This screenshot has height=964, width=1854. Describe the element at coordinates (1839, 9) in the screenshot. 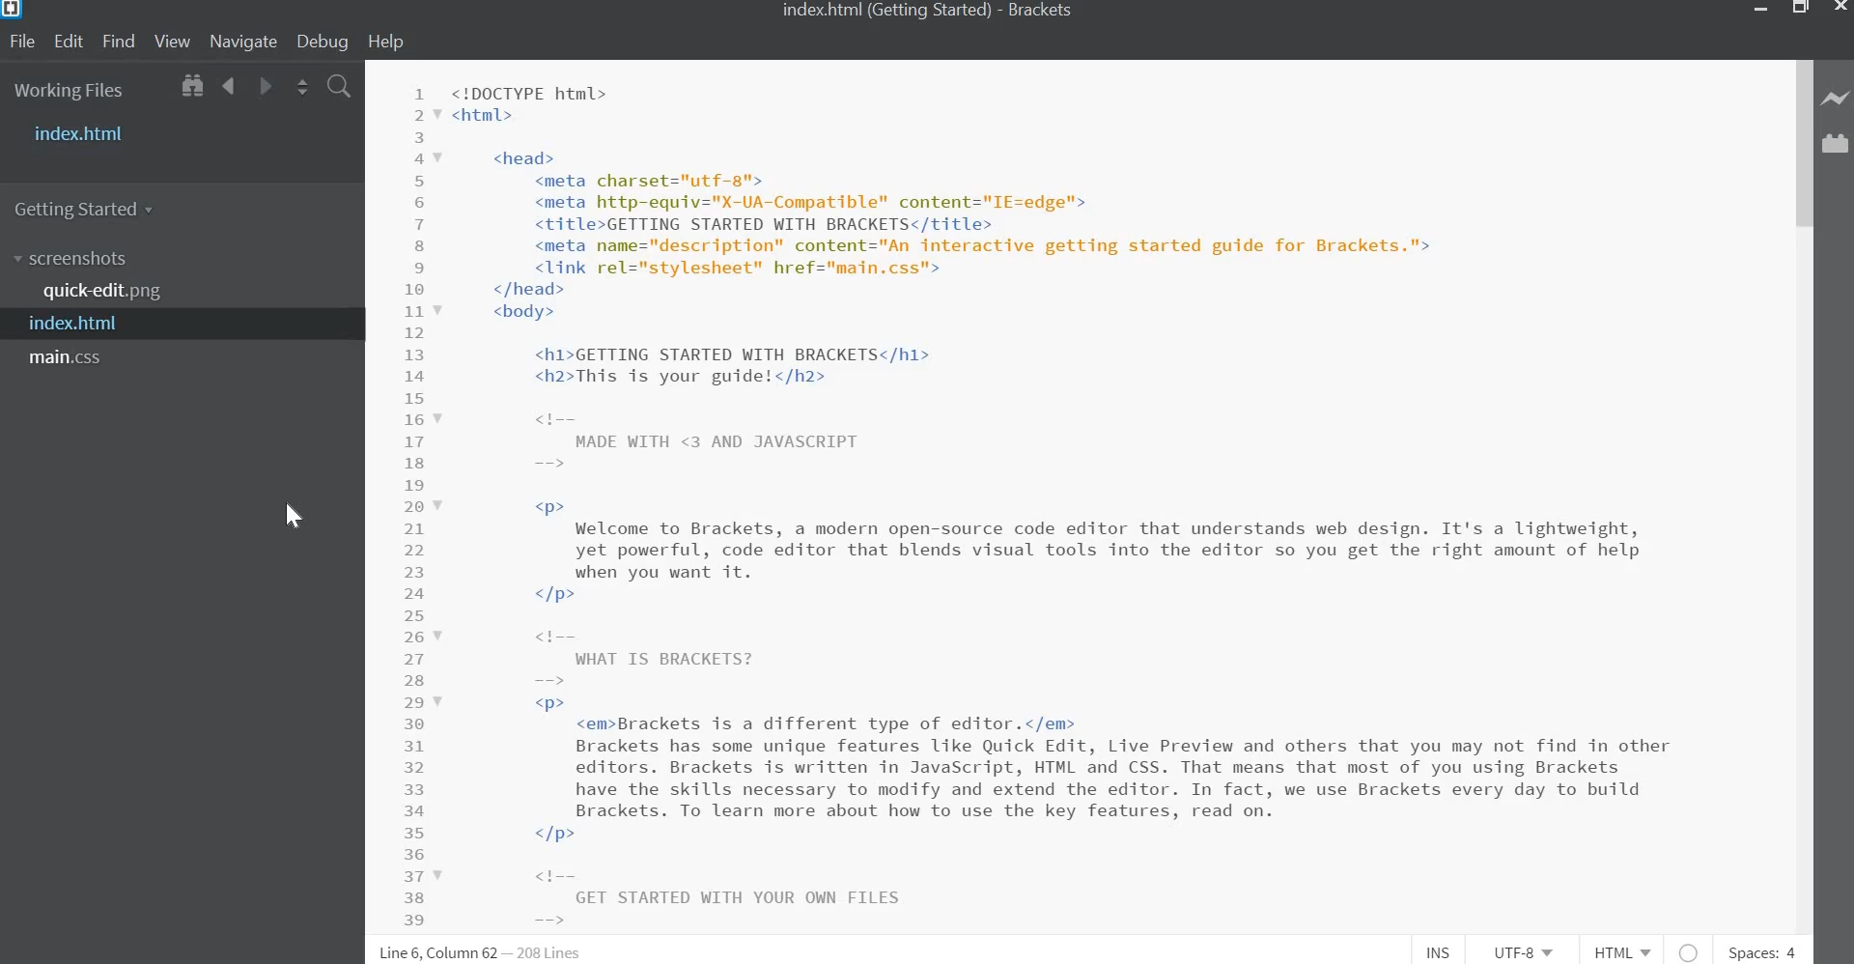

I see `Close` at that location.